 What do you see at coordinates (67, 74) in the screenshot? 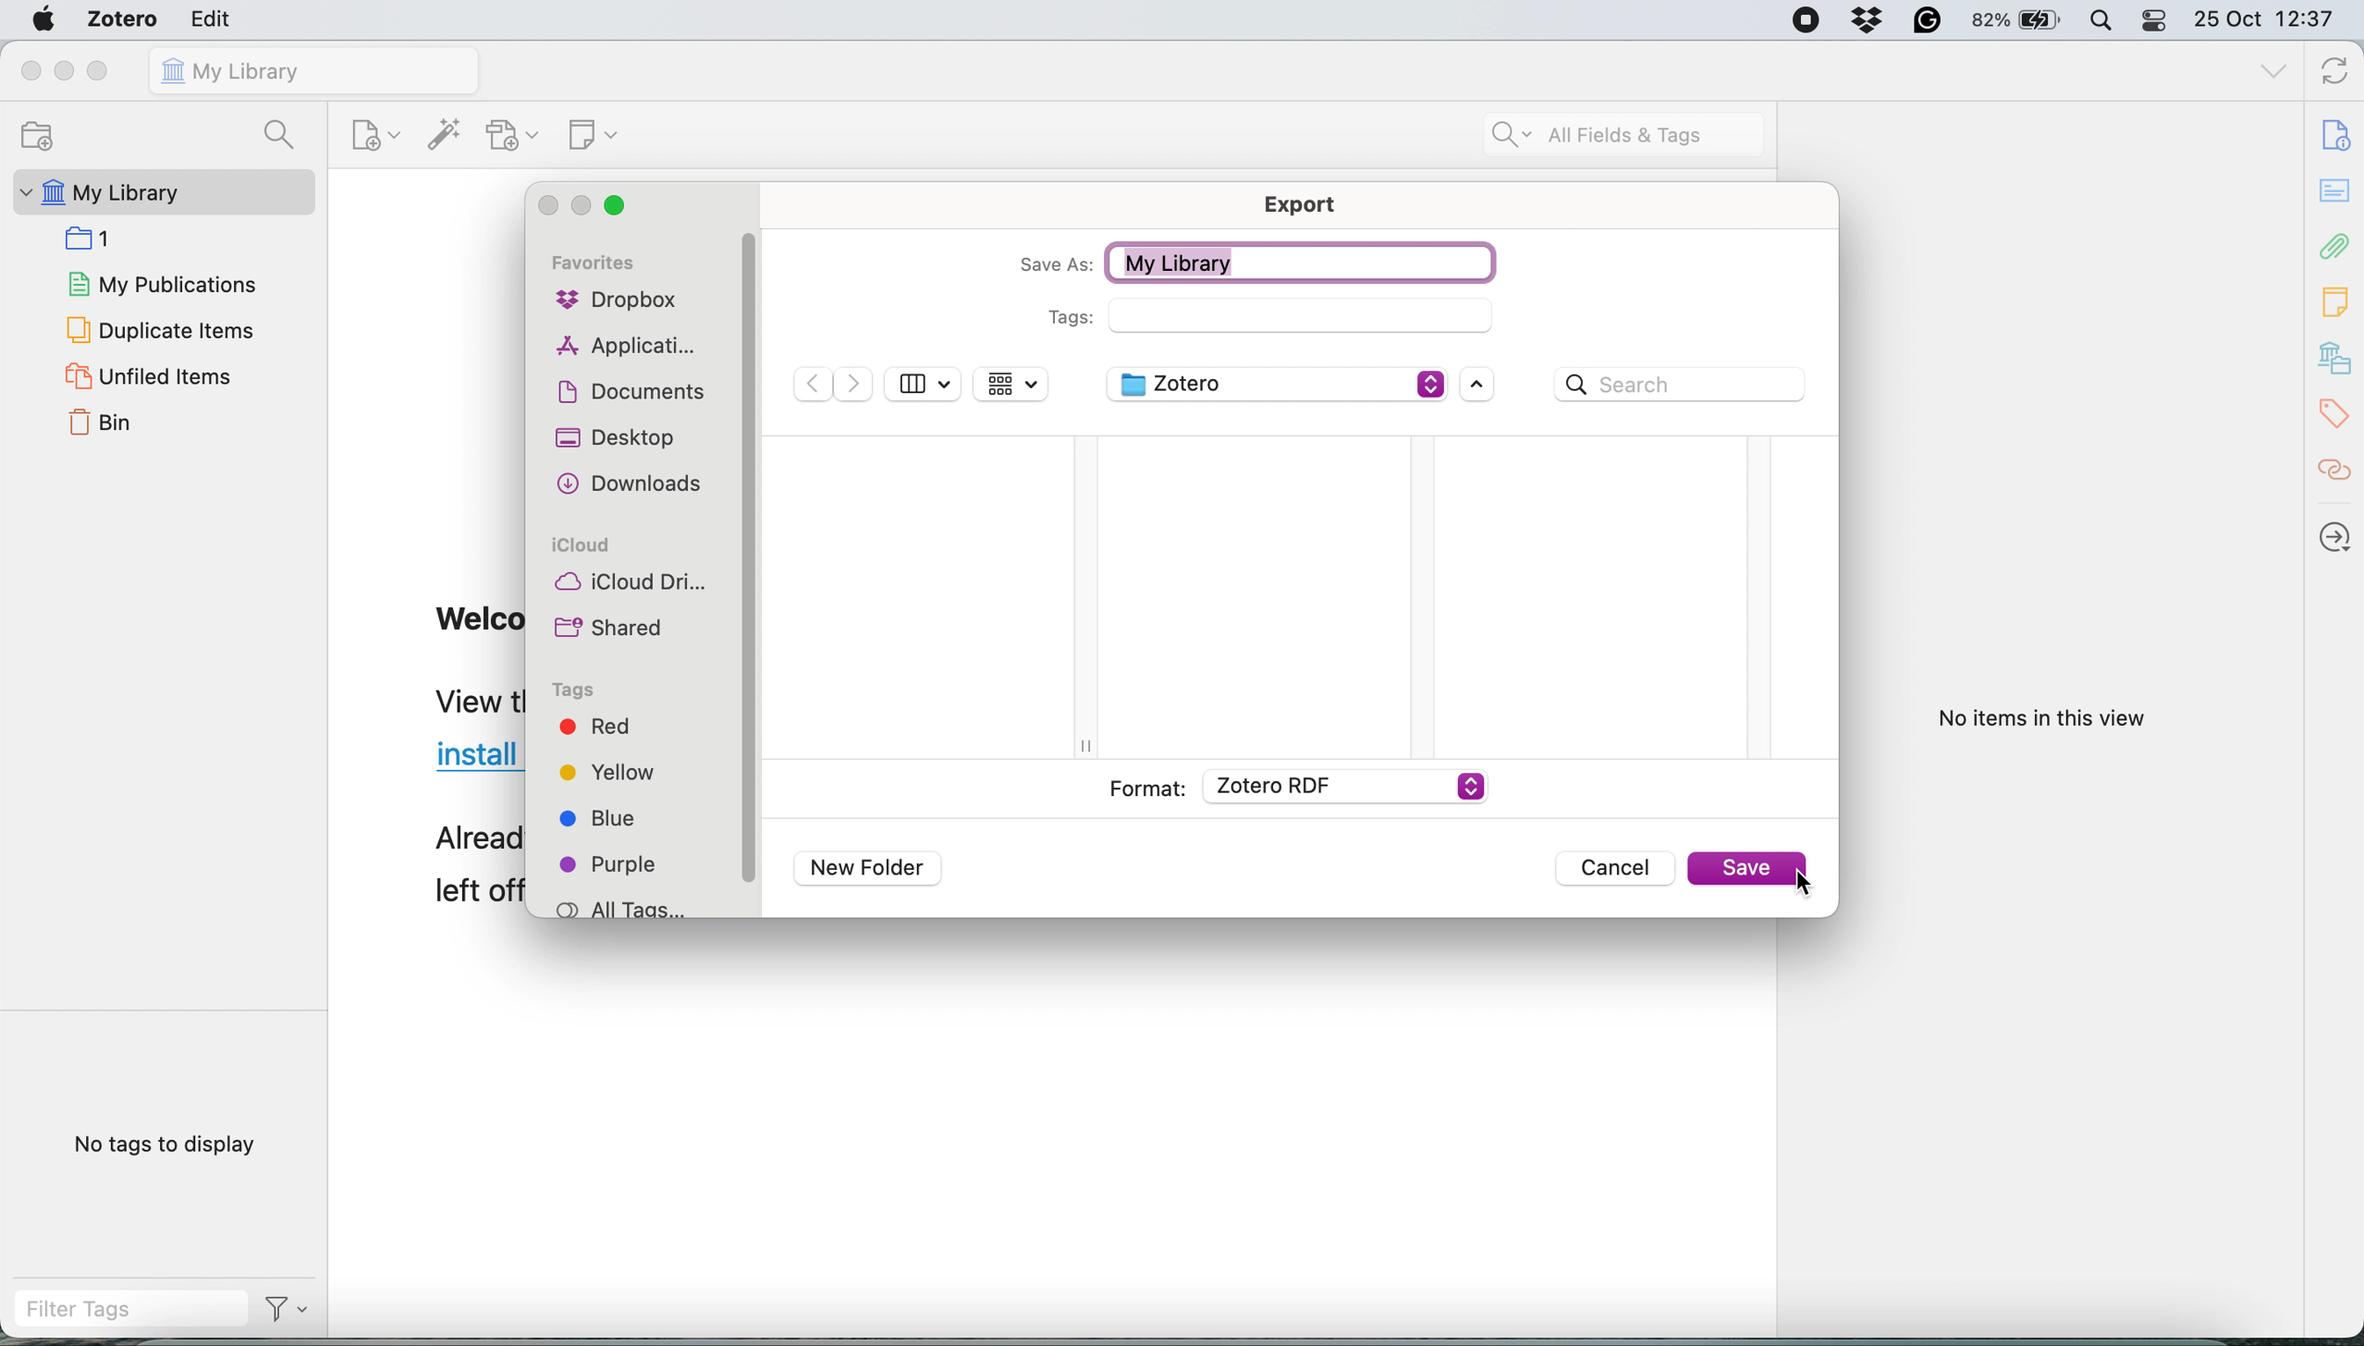
I see `minimize` at bounding box center [67, 74].